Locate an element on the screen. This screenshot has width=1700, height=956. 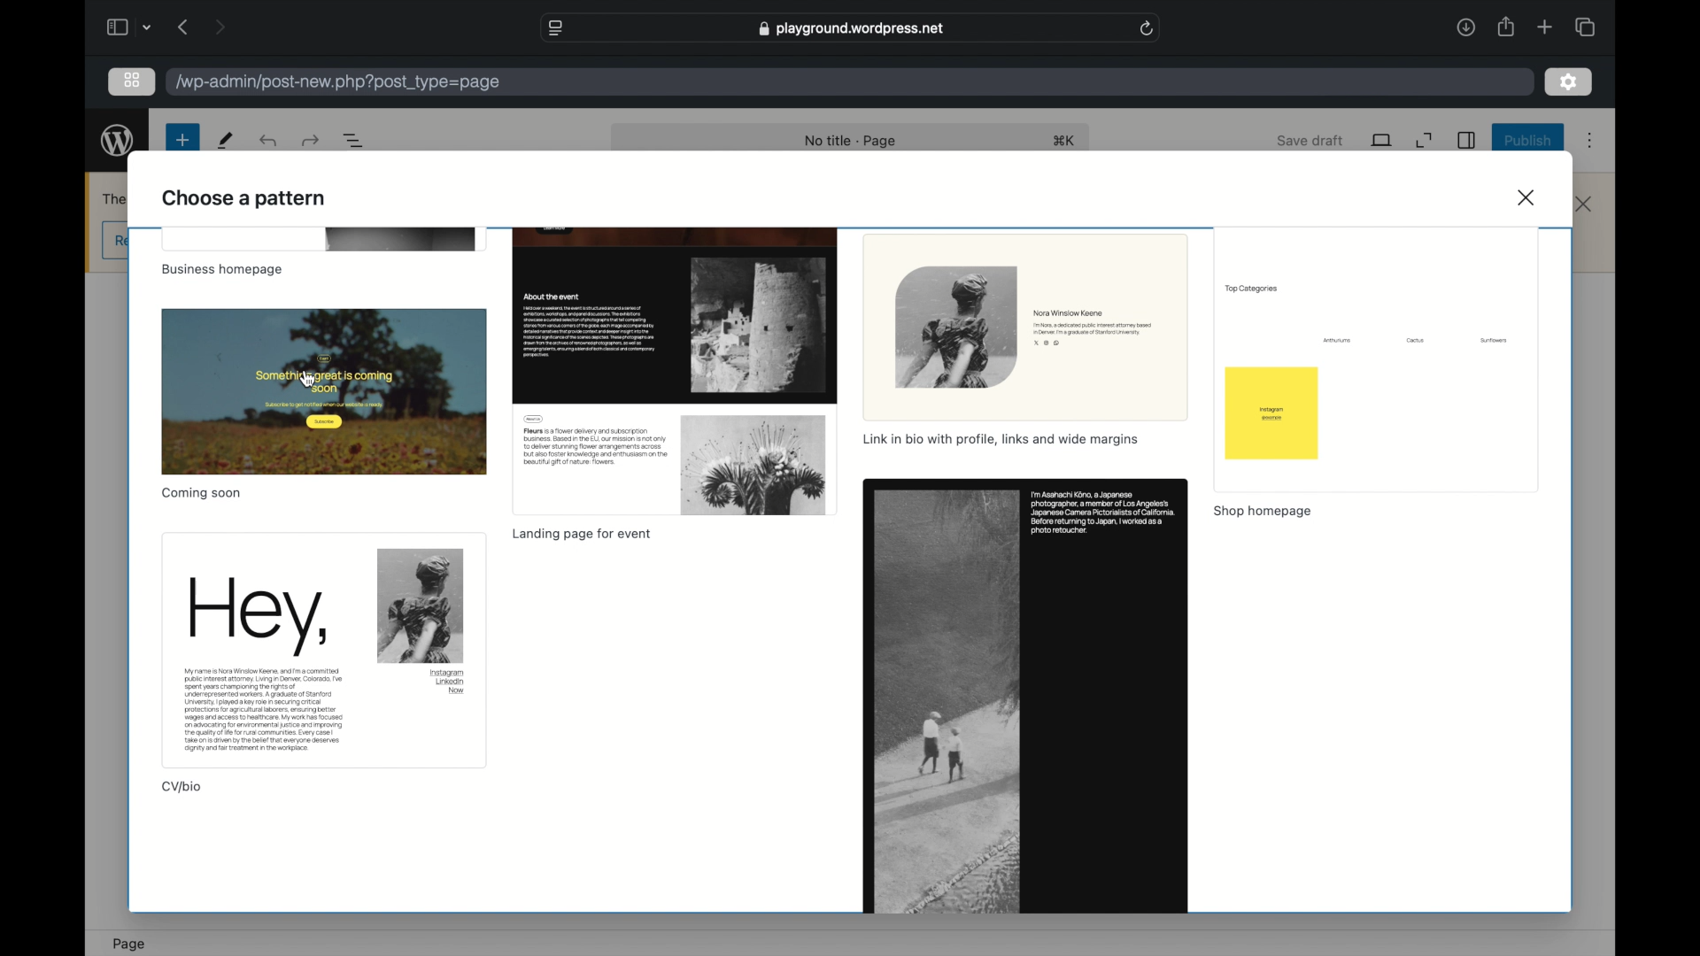
shortcut is located at coordinates (1064, 140).